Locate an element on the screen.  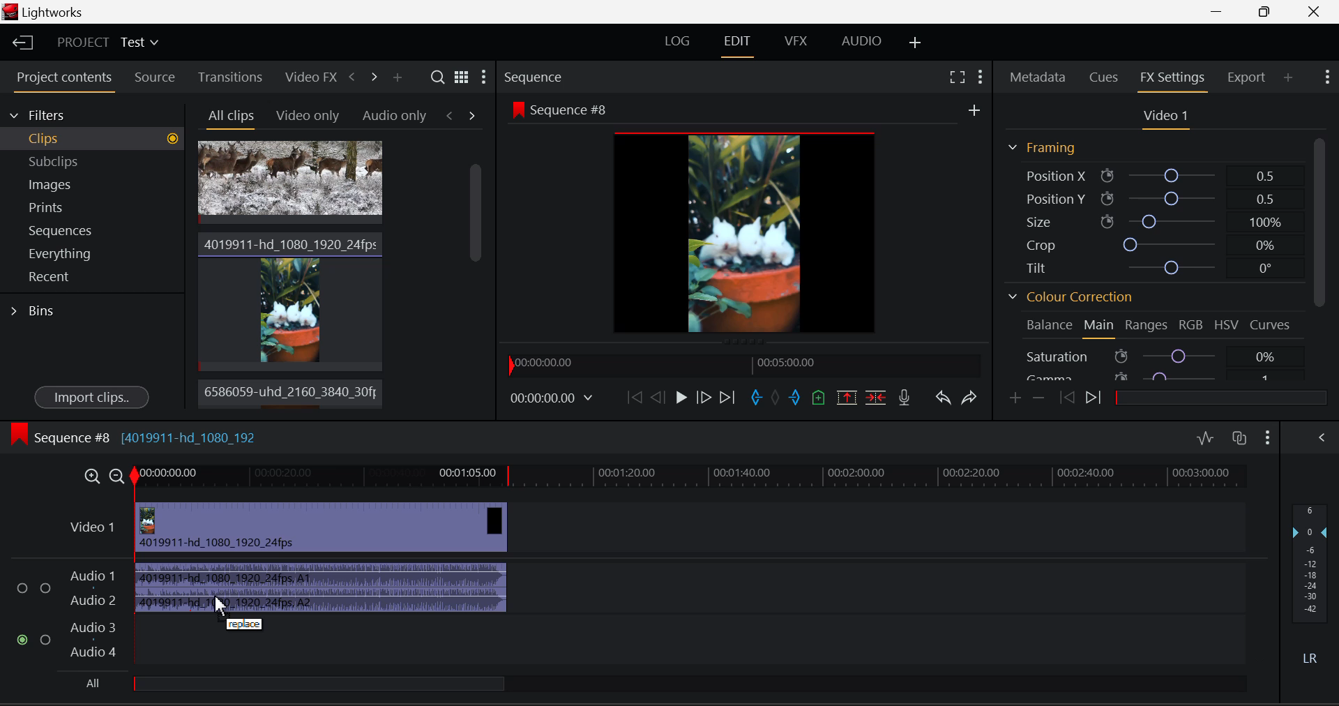
File 2 is located at coordinates (290, 299).